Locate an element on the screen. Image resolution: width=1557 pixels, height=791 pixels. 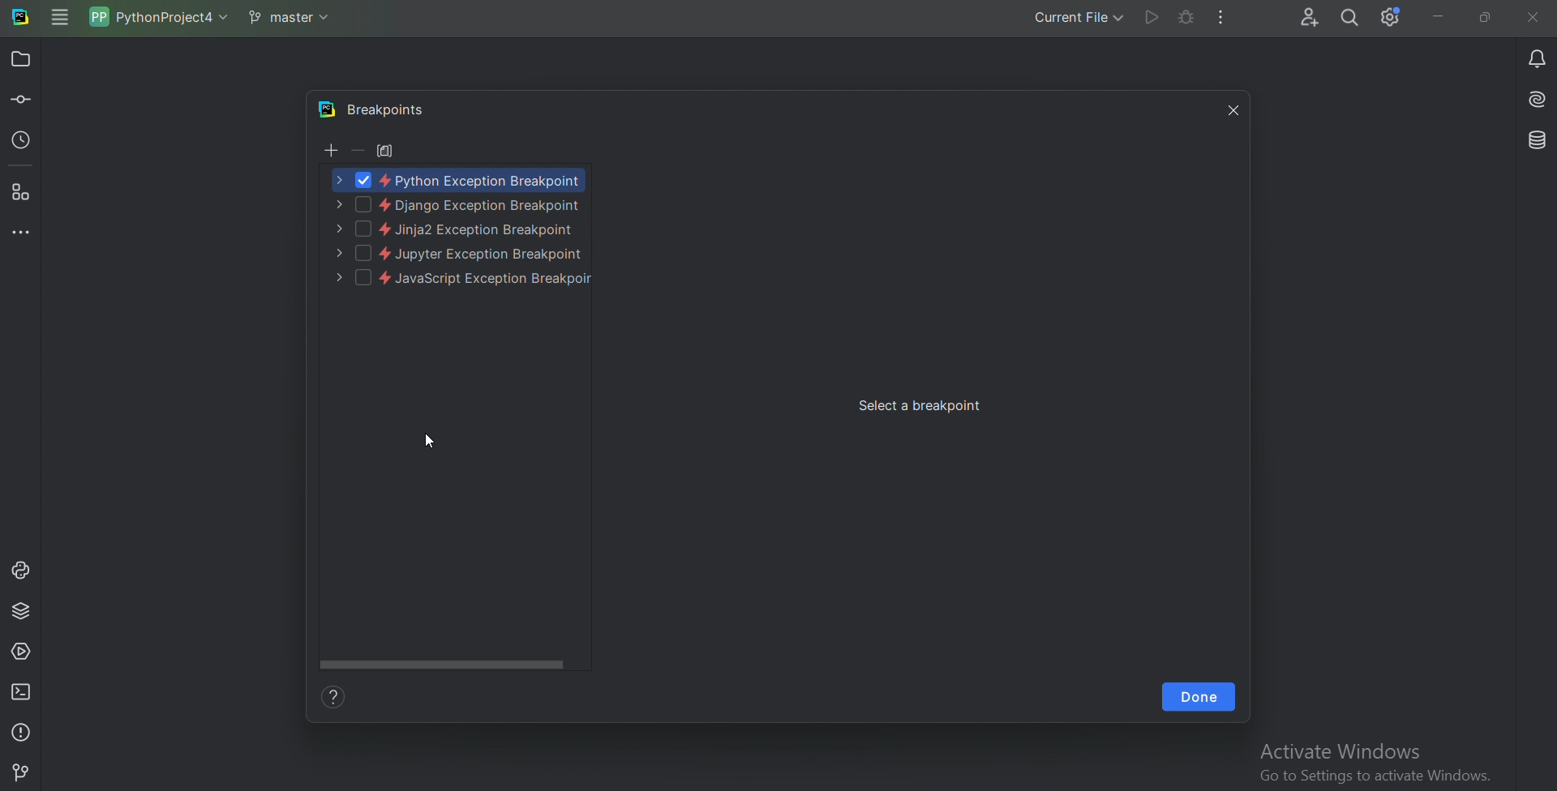
Javascript Exception Breakpoint is located at coordinates (455, 280).